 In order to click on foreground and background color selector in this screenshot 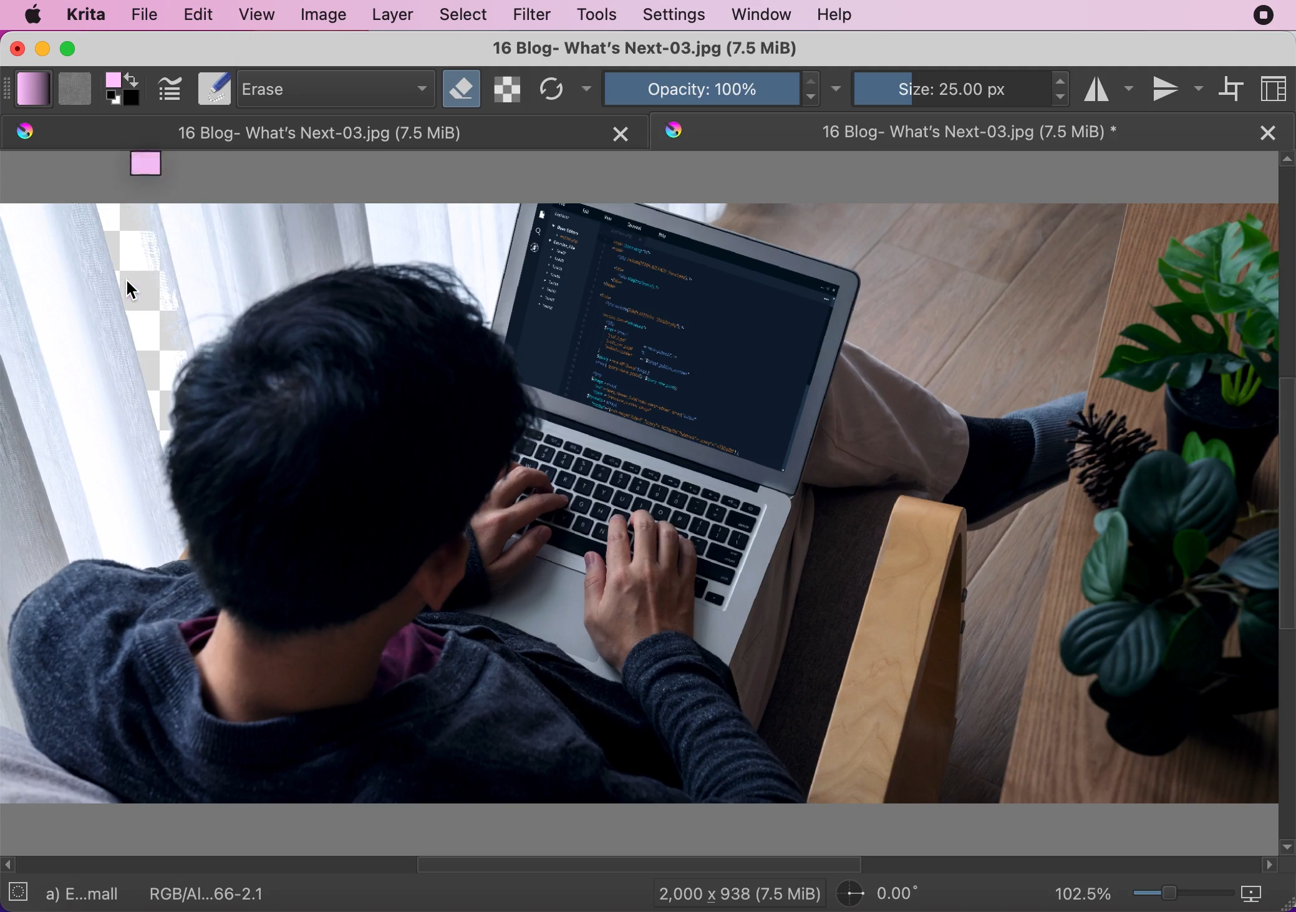, I will do `click(124, 89)`.